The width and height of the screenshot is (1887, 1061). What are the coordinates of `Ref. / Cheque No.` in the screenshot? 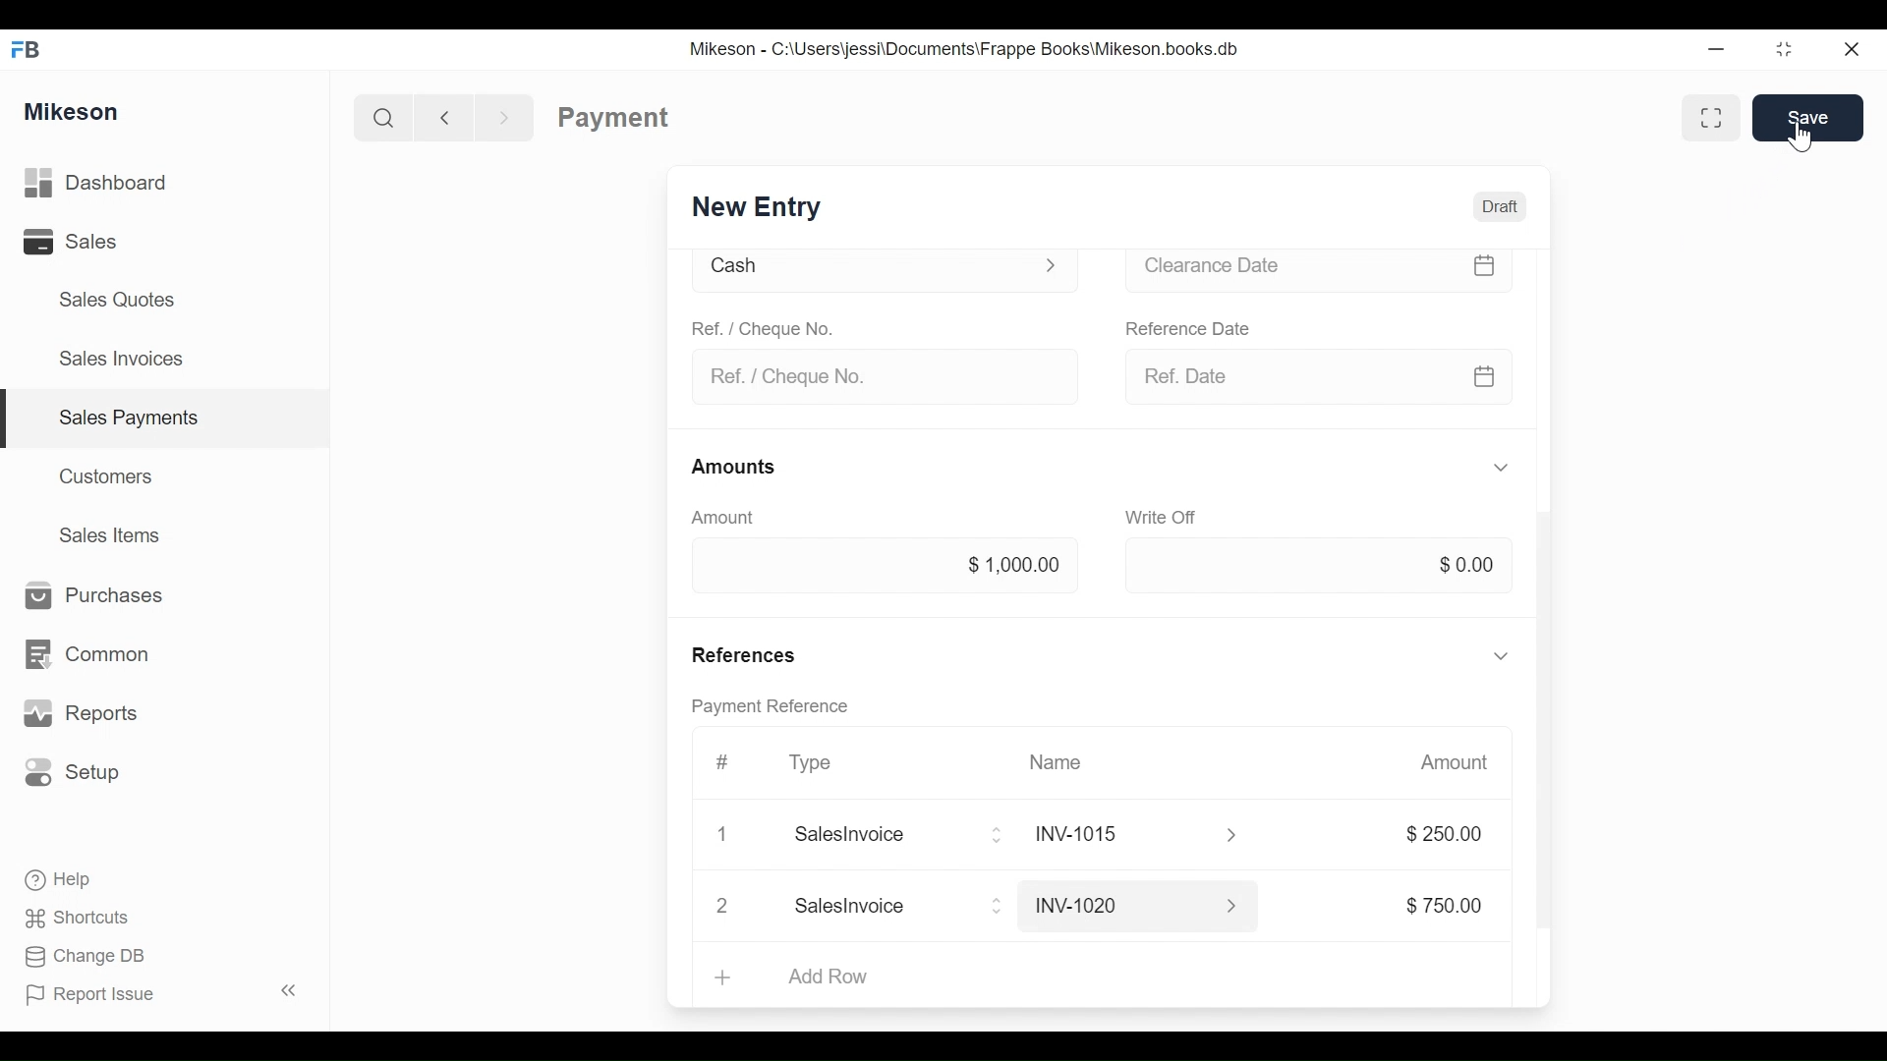 It's located at (770, 331).